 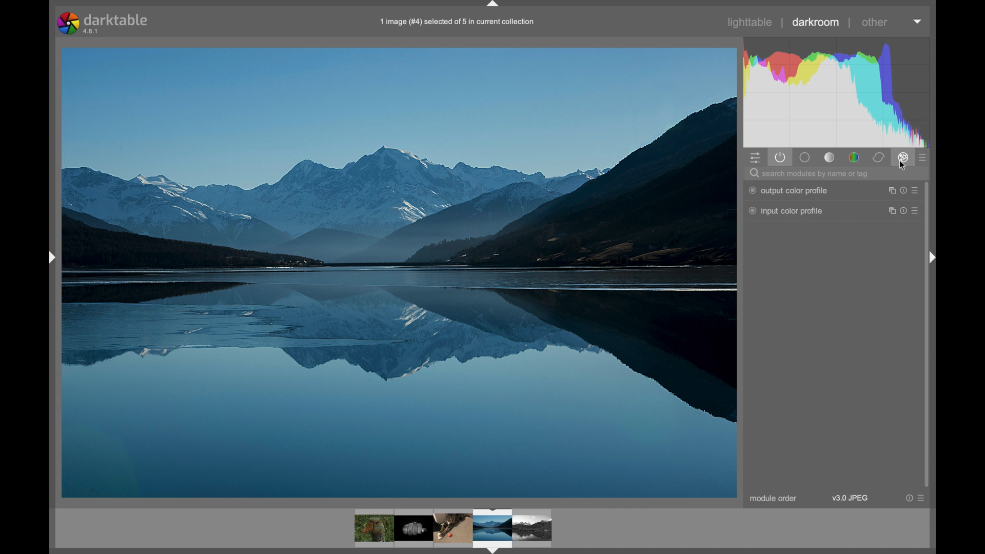 I want to click on Scrollbar, so click(x=928, y=380).